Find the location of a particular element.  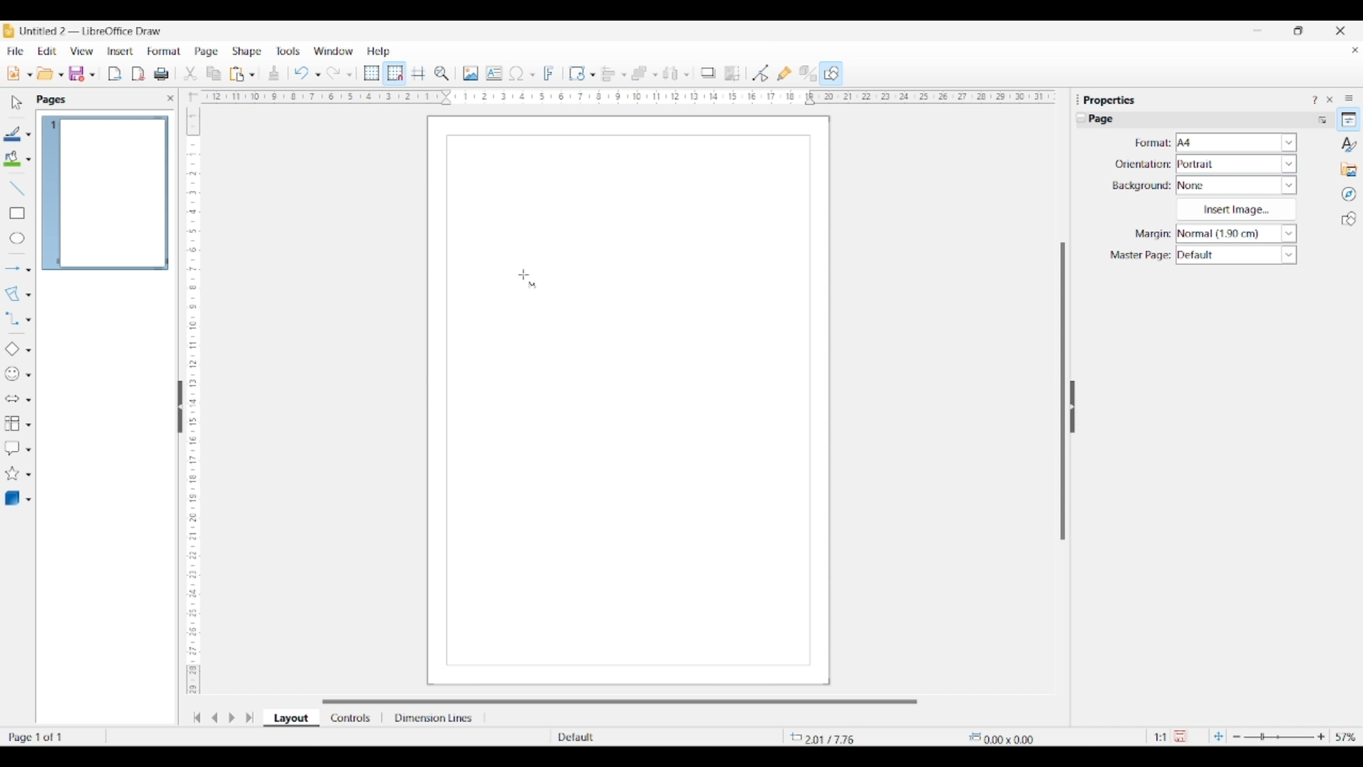

Selected save option is located at coordinates (77, 73).